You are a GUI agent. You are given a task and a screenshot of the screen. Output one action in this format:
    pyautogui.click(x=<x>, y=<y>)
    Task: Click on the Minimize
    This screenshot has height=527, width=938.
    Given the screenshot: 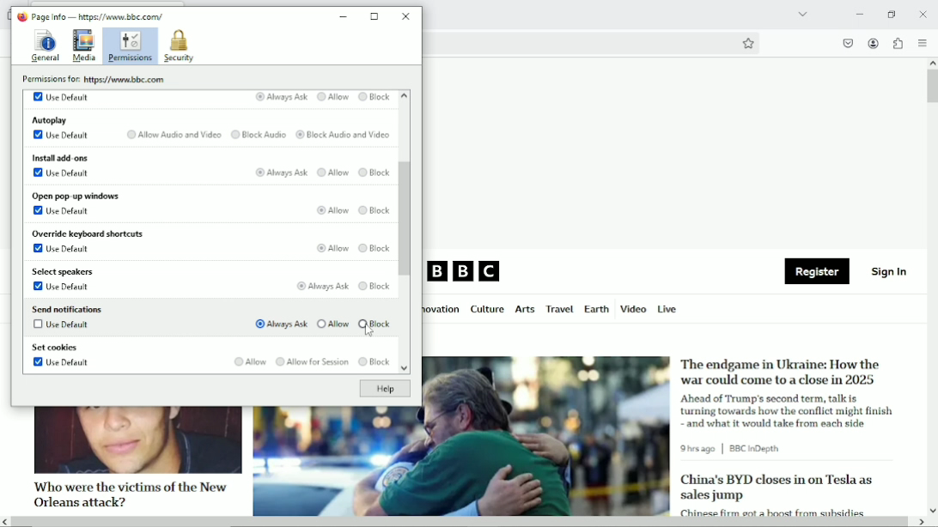 What is the action you would take?
    pyautogui.click(x=858, y=14)
    